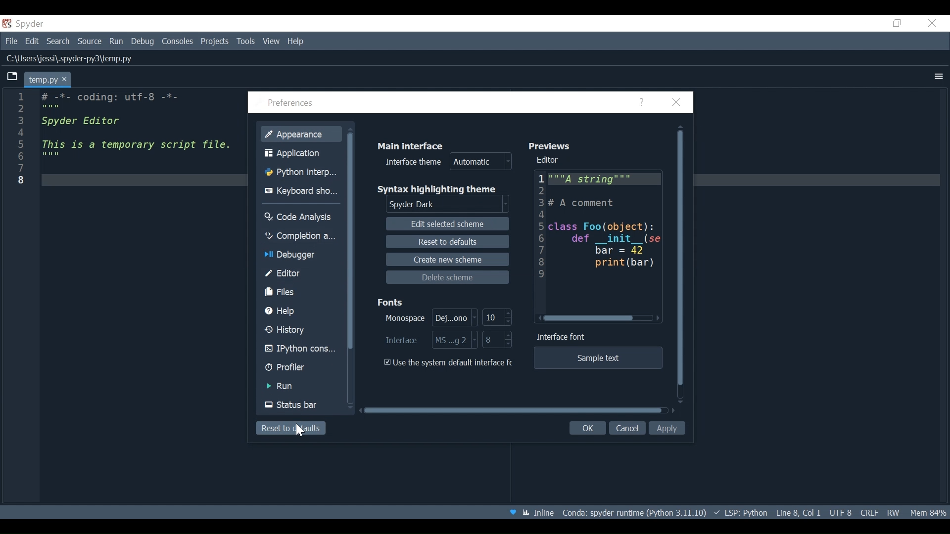  I want to click on Appearance, so click(302, 133).